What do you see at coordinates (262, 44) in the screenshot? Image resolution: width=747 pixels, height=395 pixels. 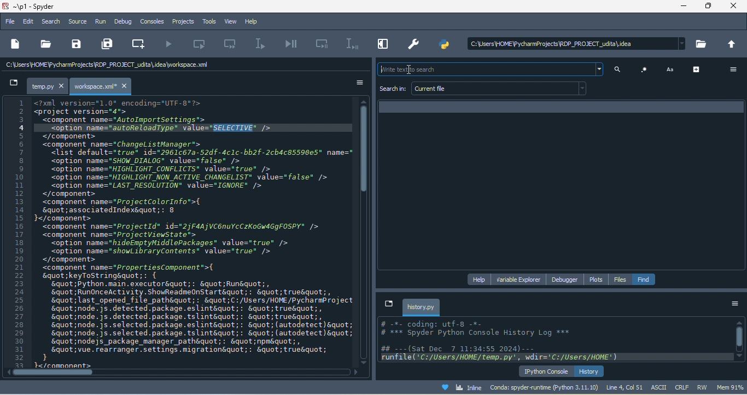 I see `current line` at bounding box center [262, 44].